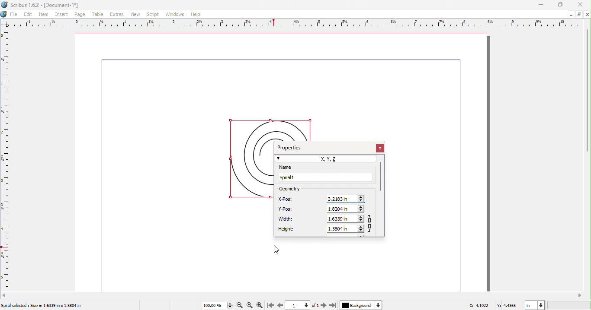 This screenshot has height=310, width=591. What do you see at coordinates (324, 305) in the screenshot?
I see `Go to the next page` at bounding box center [324, 305].